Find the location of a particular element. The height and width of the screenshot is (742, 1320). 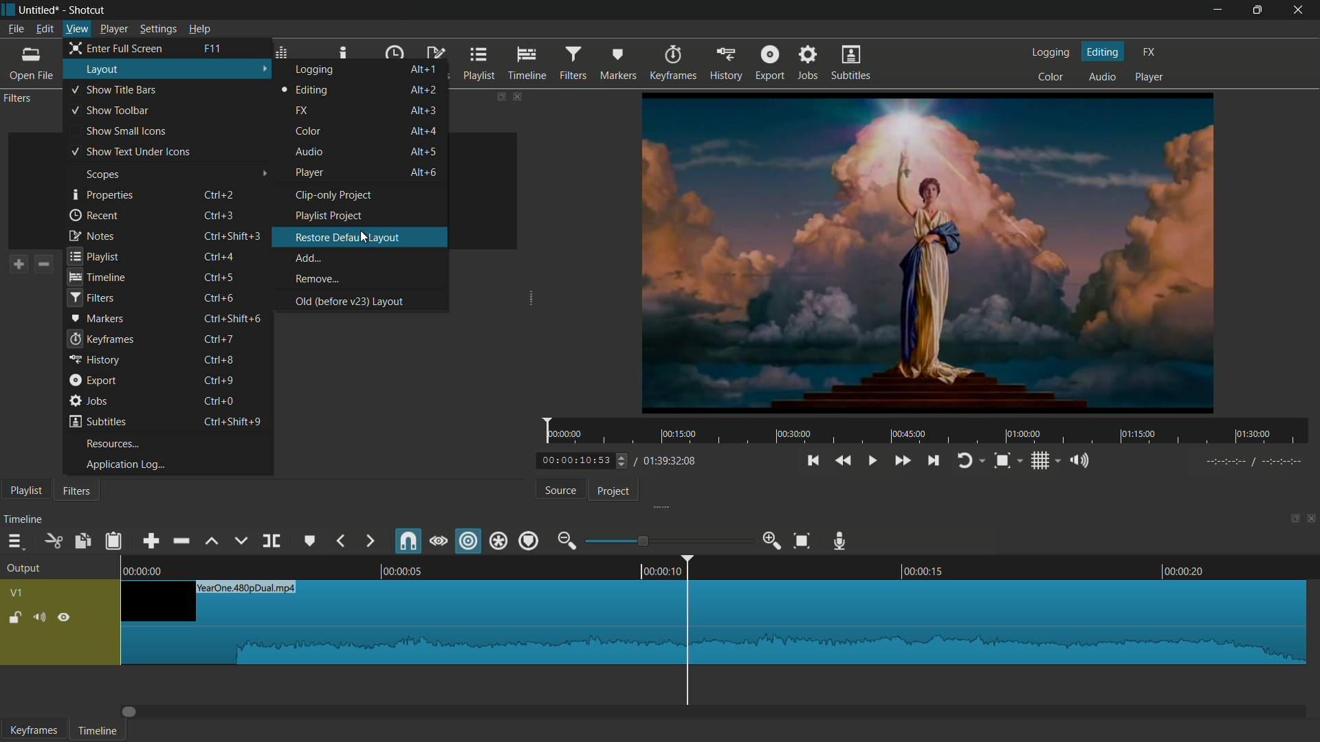

audio is located at coordinates (309, 151).